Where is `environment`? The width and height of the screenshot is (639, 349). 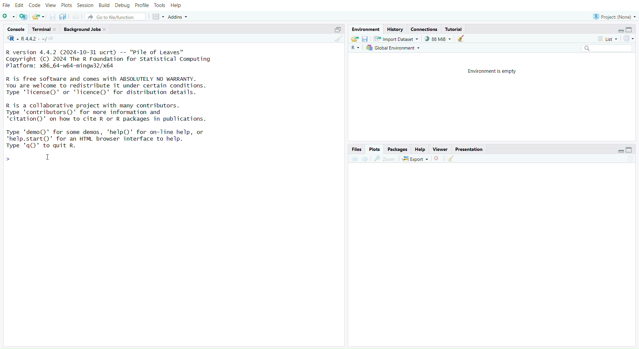 environment is located at coordinates (364, 29).